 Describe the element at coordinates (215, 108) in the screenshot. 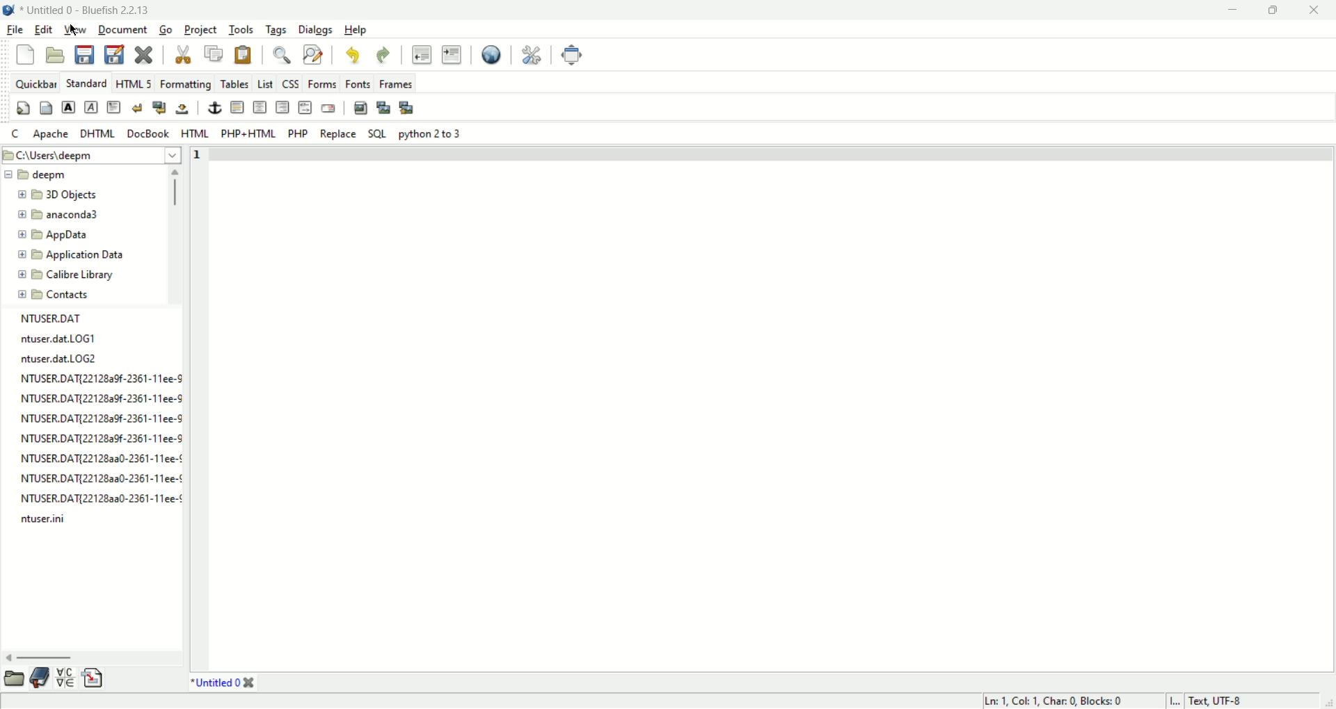

I see `anchor` at that location.